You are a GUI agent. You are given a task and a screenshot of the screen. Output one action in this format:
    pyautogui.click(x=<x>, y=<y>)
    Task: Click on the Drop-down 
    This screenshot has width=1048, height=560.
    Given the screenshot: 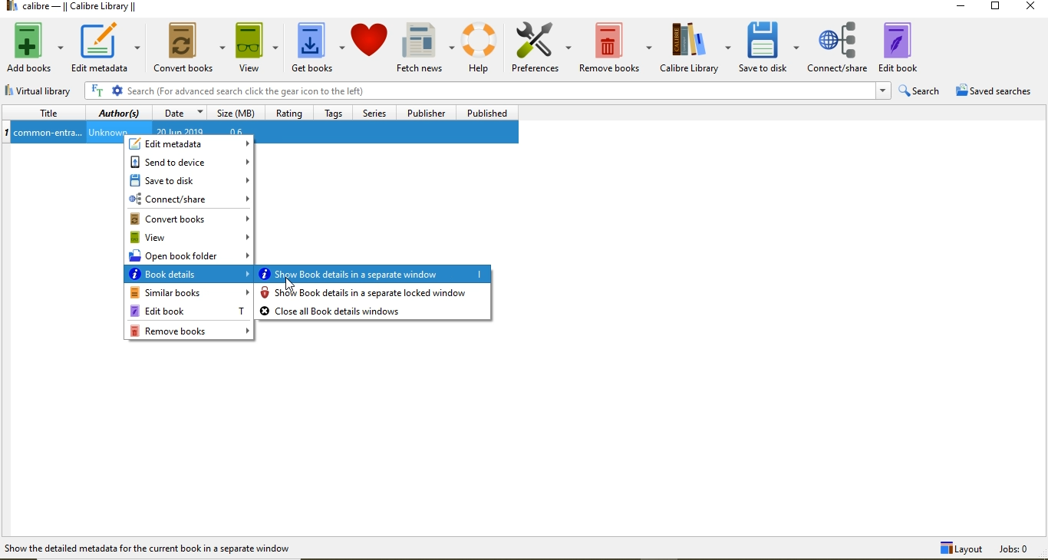 What is the action you would take?
    pyautogui.click(x=882, y=91)
    